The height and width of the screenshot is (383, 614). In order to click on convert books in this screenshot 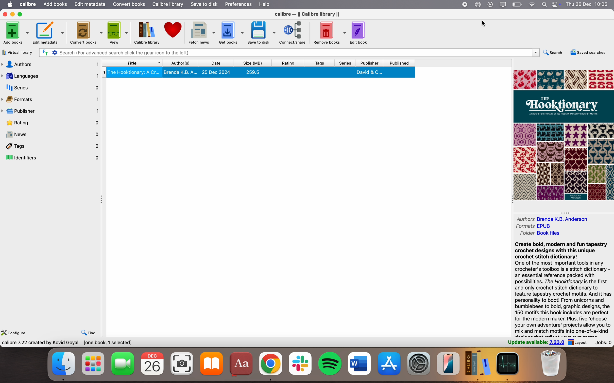, I will do `click(129, 4)`.